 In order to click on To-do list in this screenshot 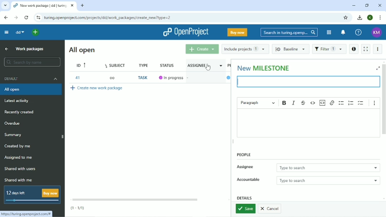, I will do `click(361, 103)`.